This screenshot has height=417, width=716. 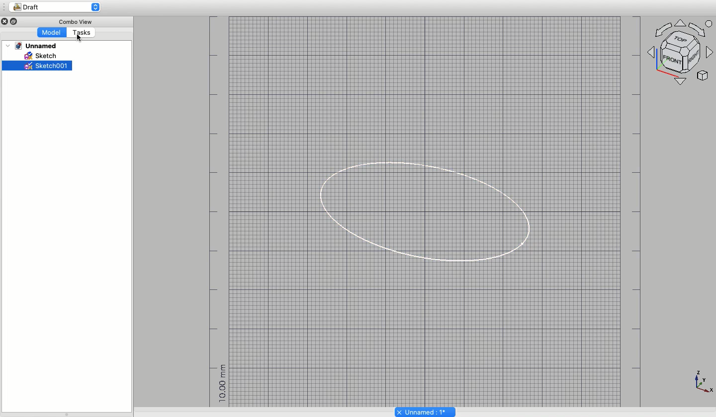 What do you see at coordinates (4, 21) in the screenshot?
I see `close` at bounding box center [4, 21].